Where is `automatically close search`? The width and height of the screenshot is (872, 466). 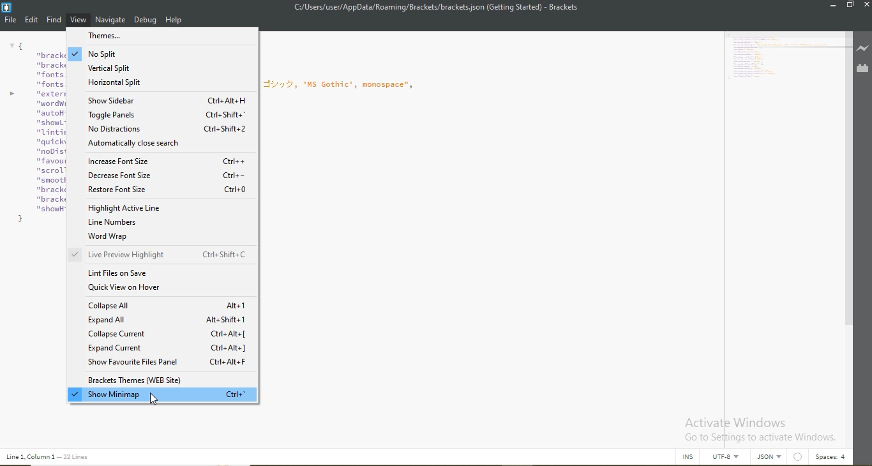 automatically close search is located at coordinates (159, 144).